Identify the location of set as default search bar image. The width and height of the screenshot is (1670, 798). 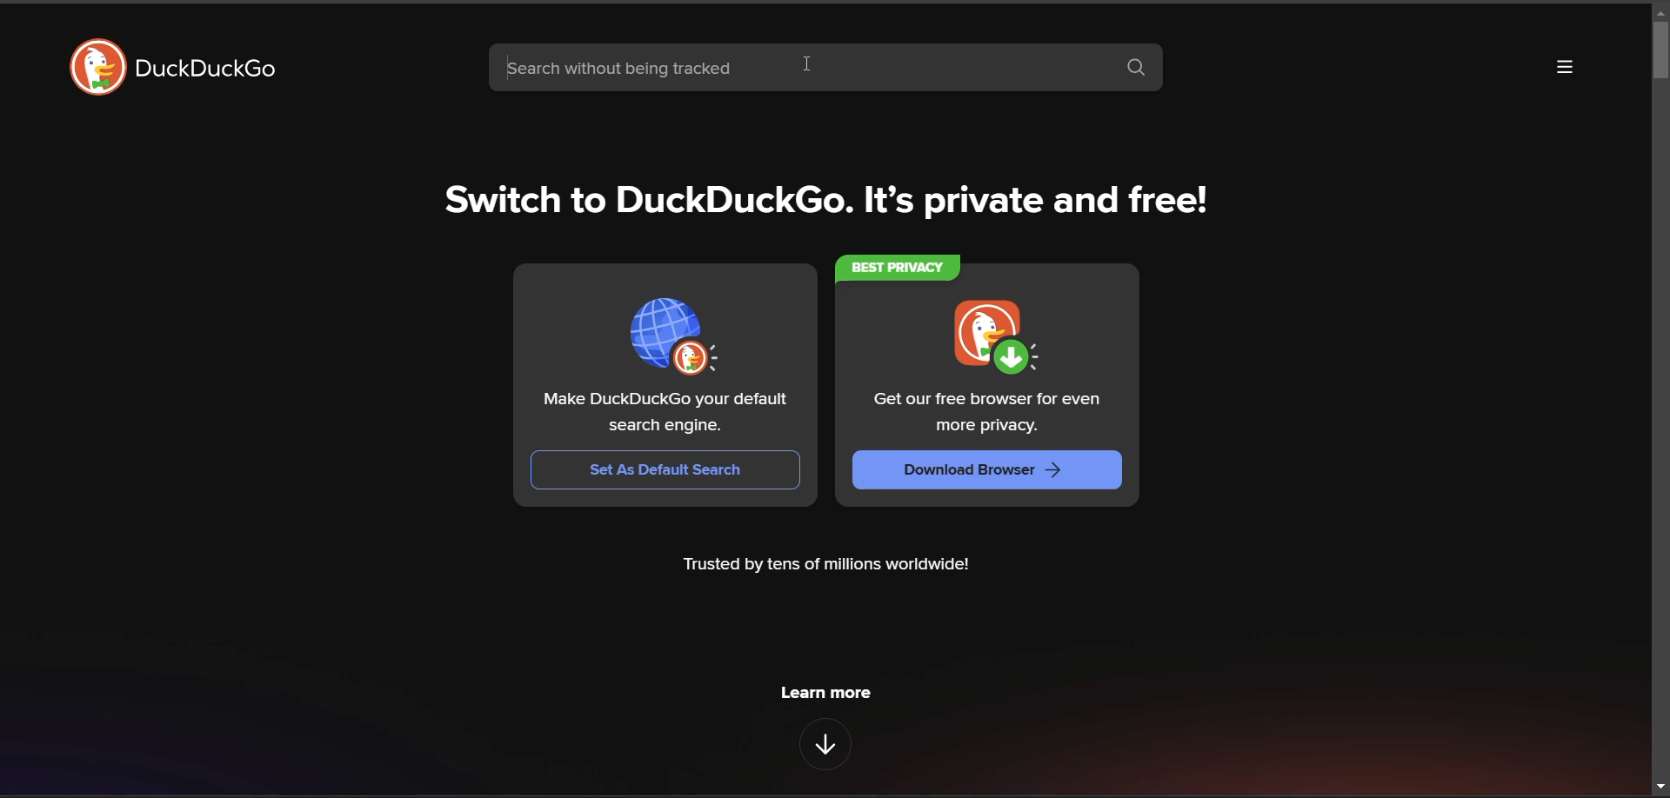
(672, 334).